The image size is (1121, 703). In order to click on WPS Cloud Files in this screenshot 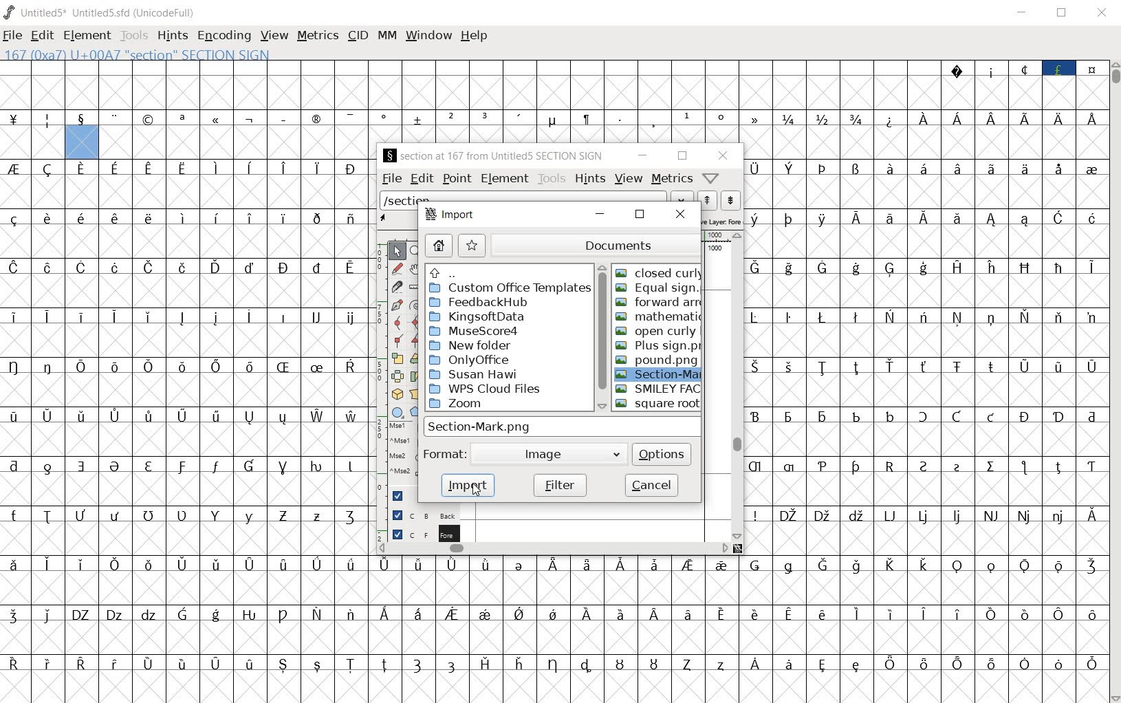, I will do `click(487, 389)`.